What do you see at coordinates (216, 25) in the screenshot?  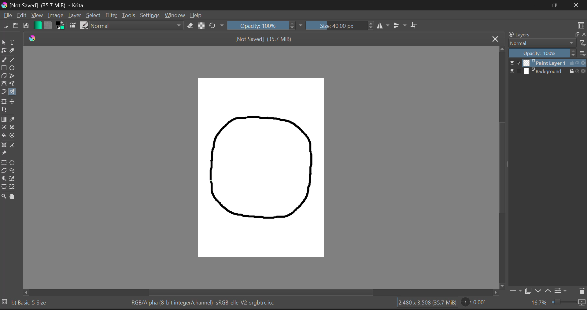 I see `Rotate` at bounding box center [216, 25].